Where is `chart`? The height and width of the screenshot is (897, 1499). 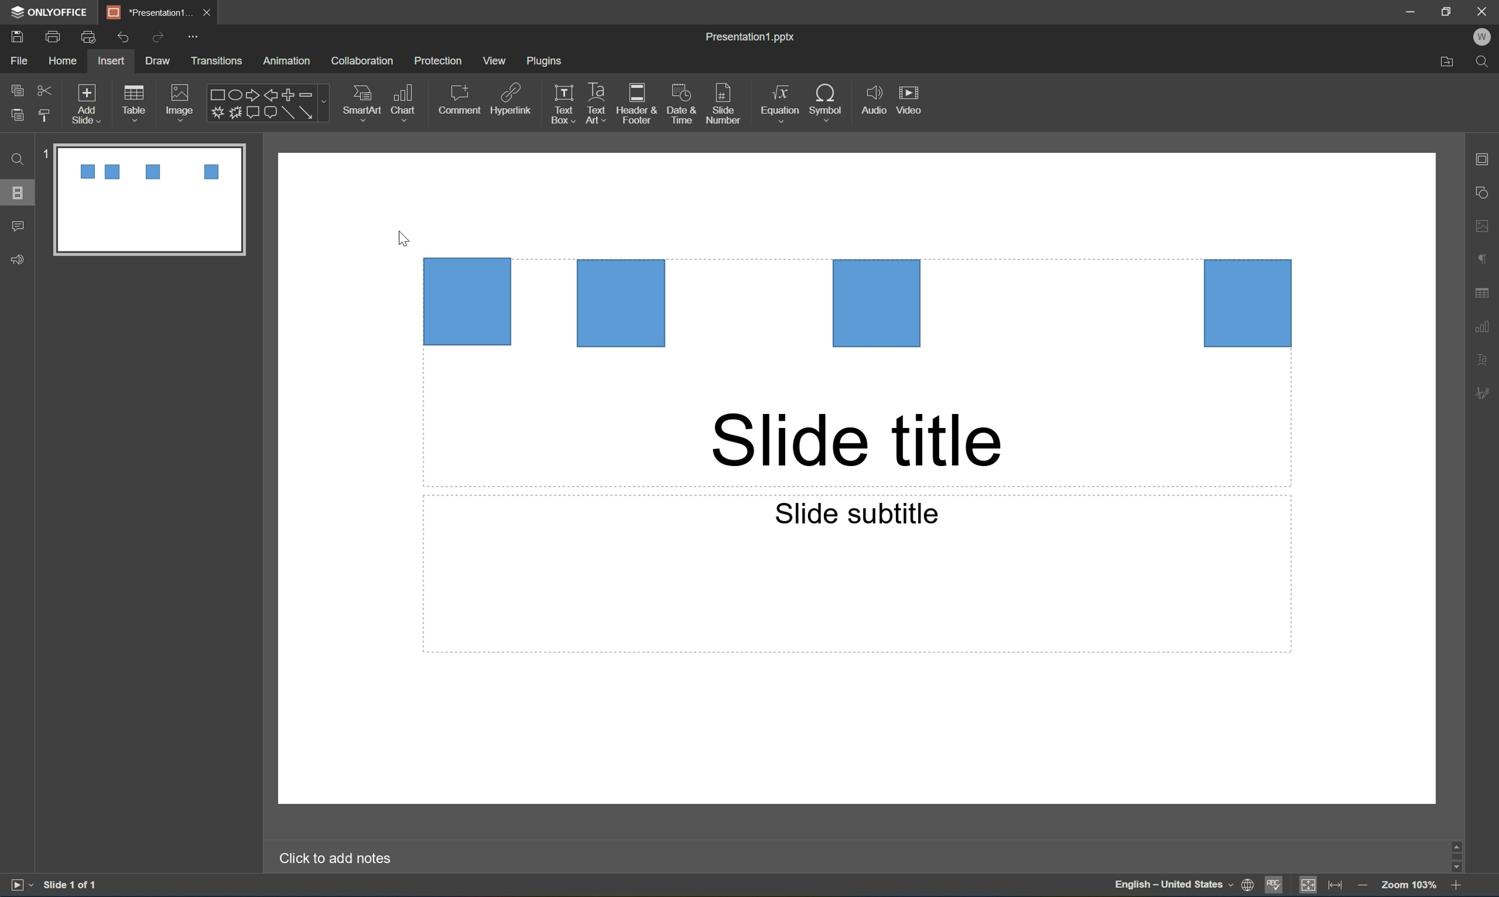
chart is located at coordinates (407, 100).